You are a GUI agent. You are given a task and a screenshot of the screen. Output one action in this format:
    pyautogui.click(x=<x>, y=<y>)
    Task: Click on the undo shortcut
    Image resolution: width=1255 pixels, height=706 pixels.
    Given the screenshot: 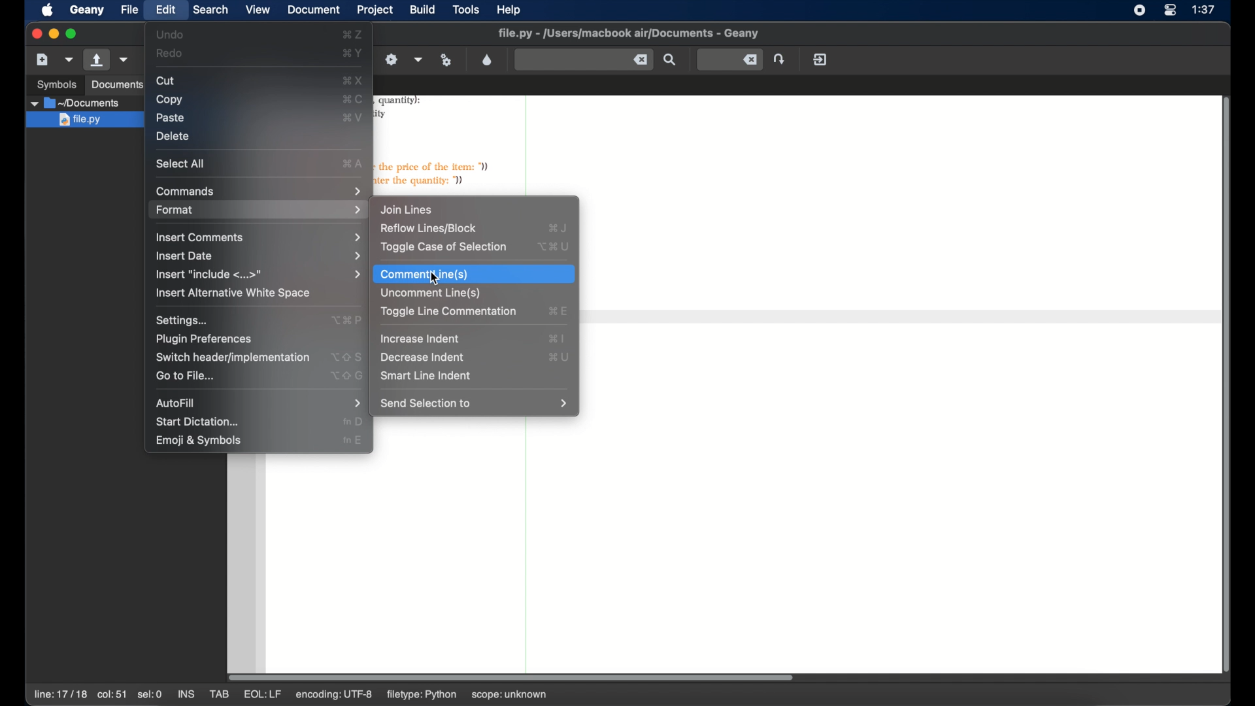 What is the action you would take?
    pyautogui.click(x=352, y=34)
    